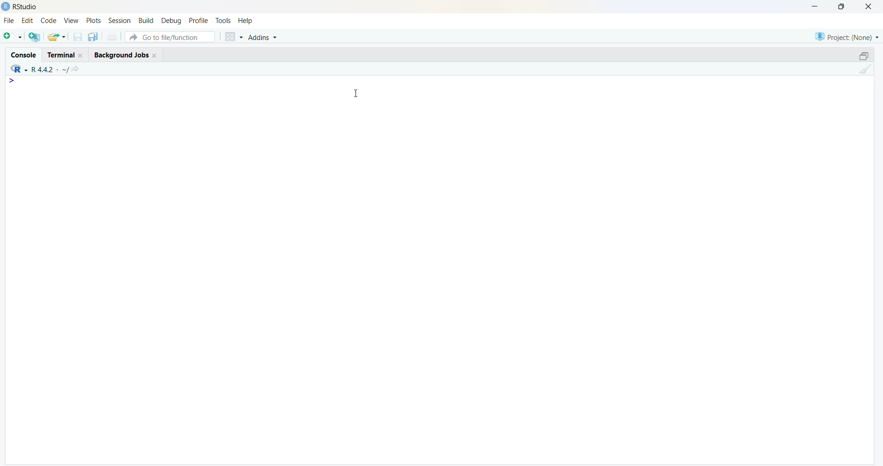 This screenshot has height=466, width=883. Describe the element at coordinates (57, 37) in the screenshot. I see `share folder as` at that location.